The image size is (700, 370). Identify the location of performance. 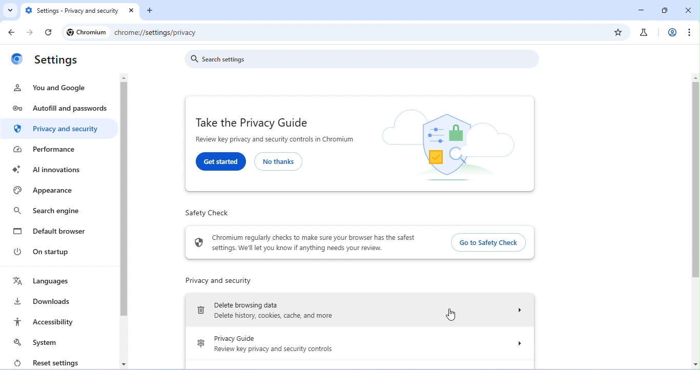
(52, 150).